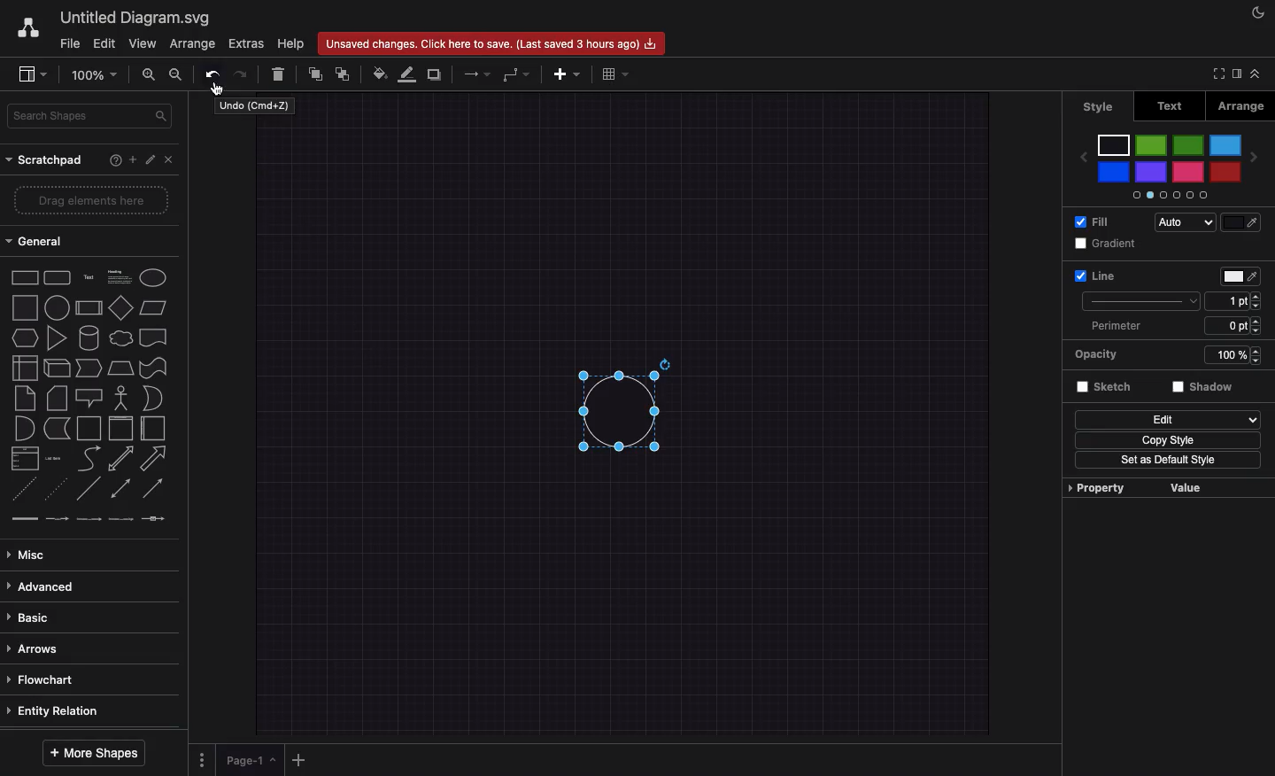 The image size is (1275, 776). What do you see at coordinates (1172, 105) in the screenshot?
I see `Text` at bounding box center [1172, 105].